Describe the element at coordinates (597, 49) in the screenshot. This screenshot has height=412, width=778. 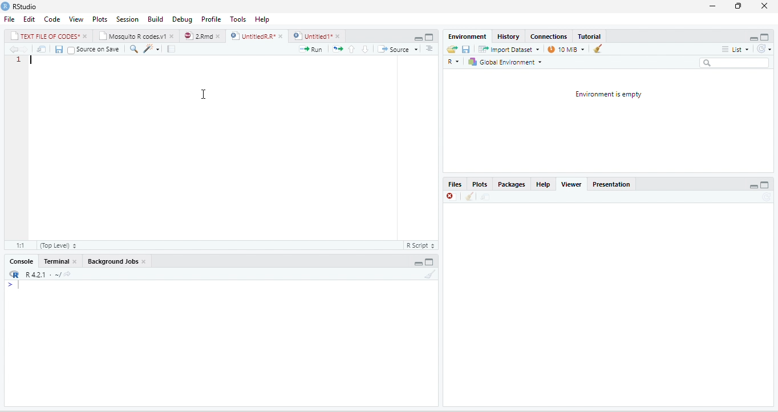
I see `clear` at that location.